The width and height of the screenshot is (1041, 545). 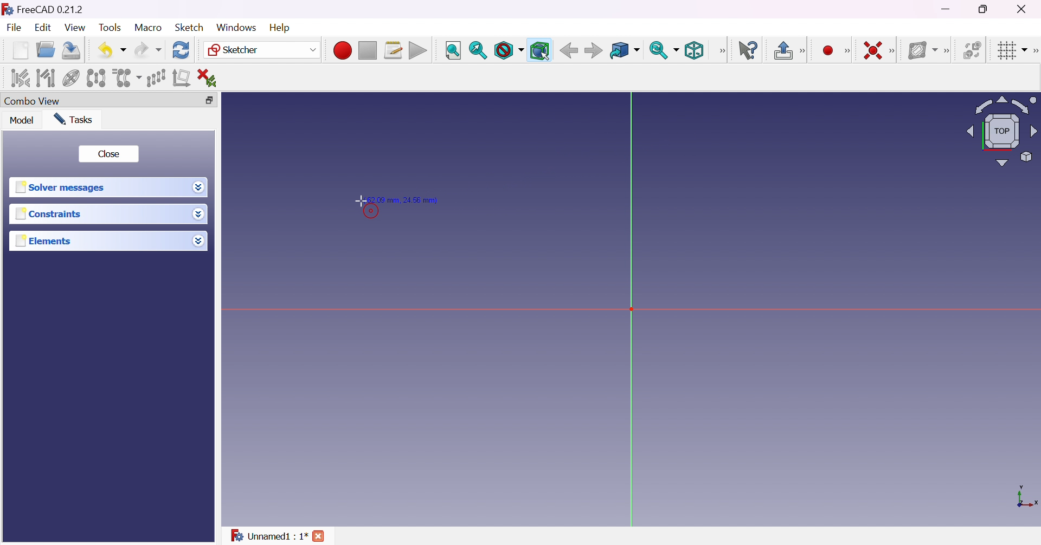 What do you see at coordinates (418, 52) in the screenshot?
I see `Execute macro` at bounding box center [418, 52].